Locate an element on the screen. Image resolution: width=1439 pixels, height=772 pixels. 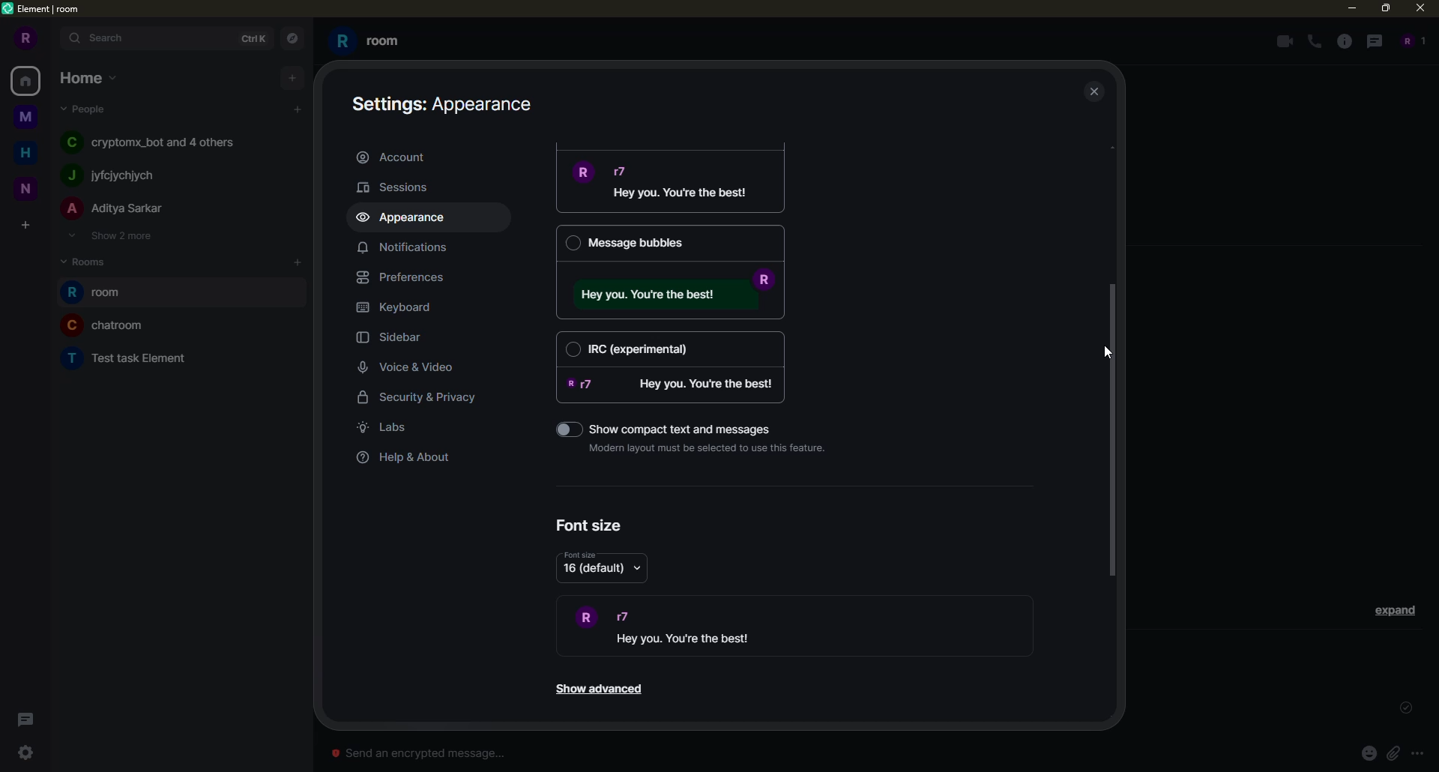
space is located at coordinates (27, 187).